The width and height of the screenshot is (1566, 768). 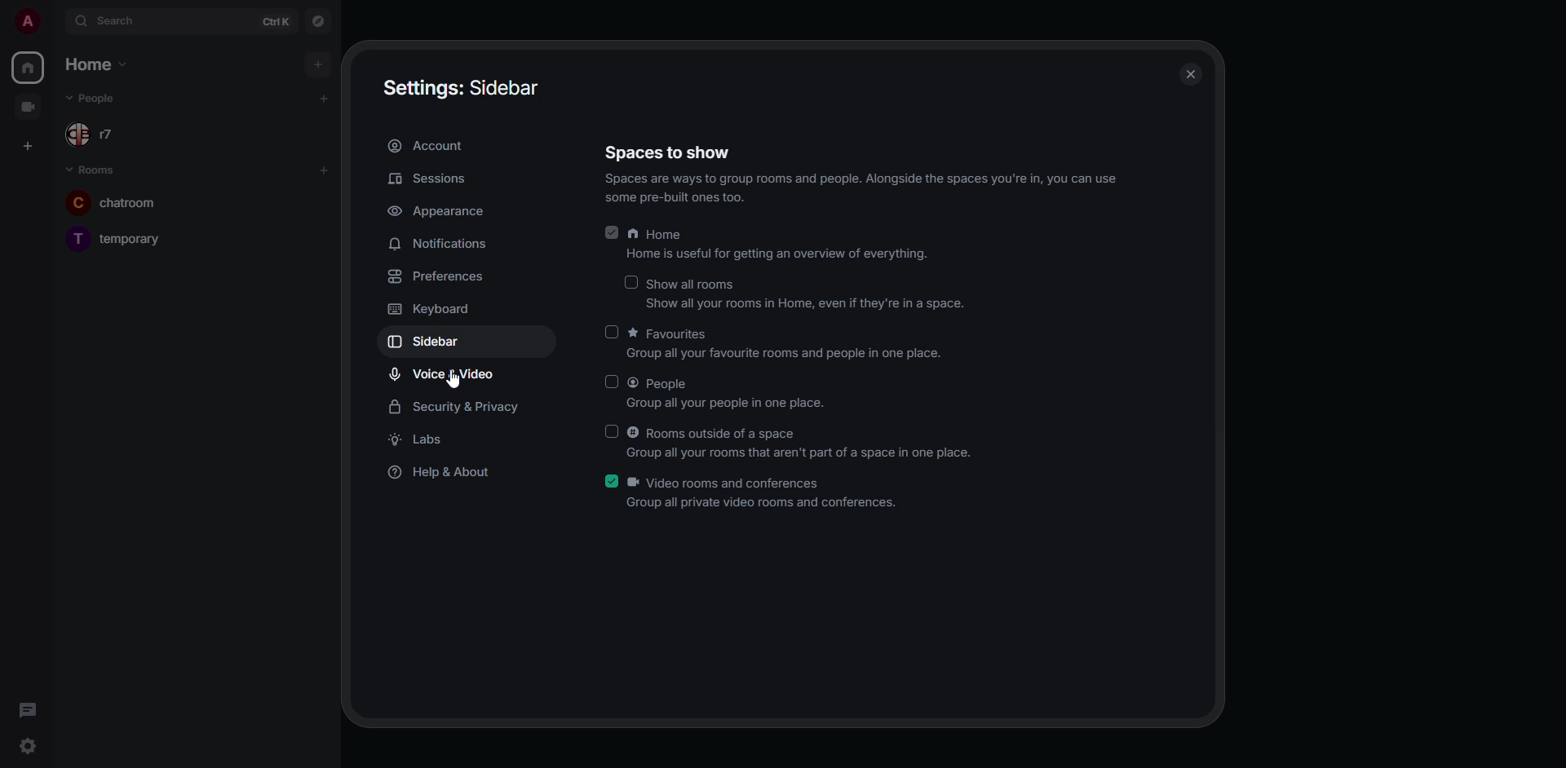 What do you see at coordinates (124, 21) in the screenshot?
I see `search` at bounding box center [124, 21].